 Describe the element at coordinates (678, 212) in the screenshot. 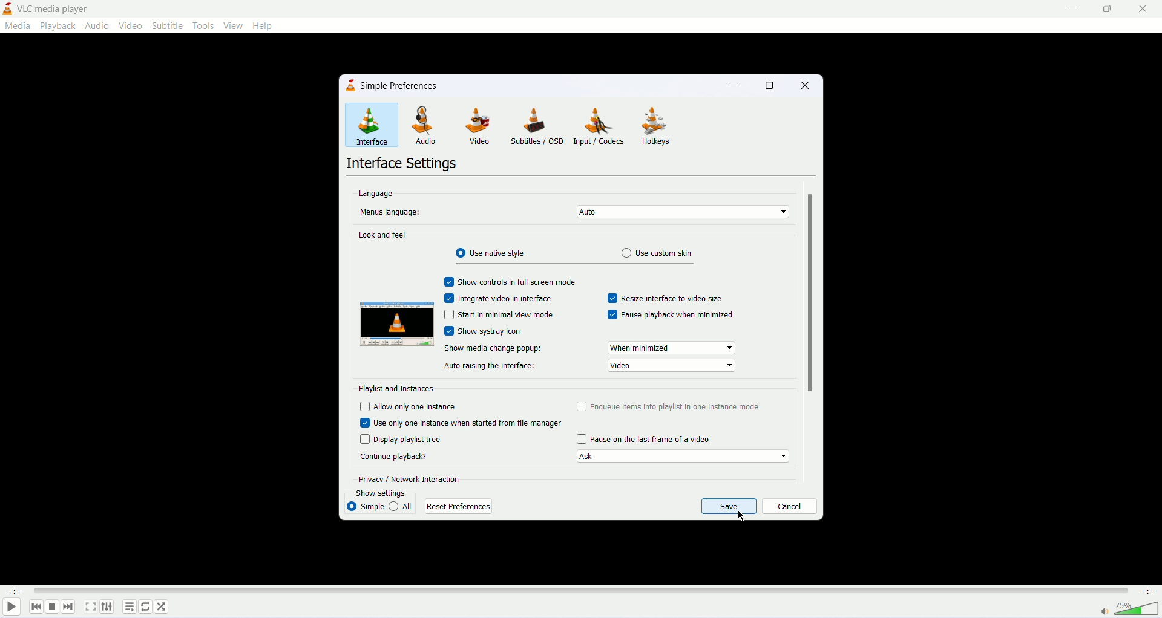

I see `Language Select` at that location.